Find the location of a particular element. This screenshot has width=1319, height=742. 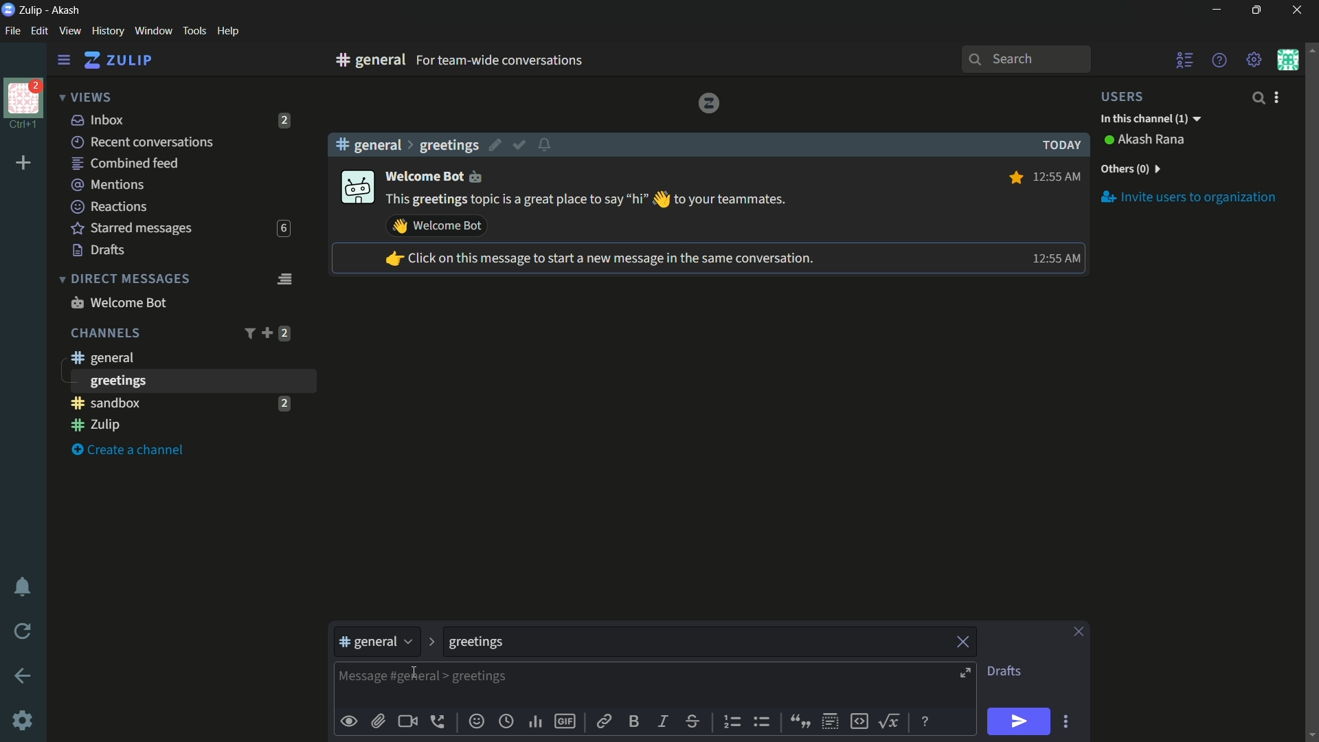

help menu is located at coordinates (227, 32).